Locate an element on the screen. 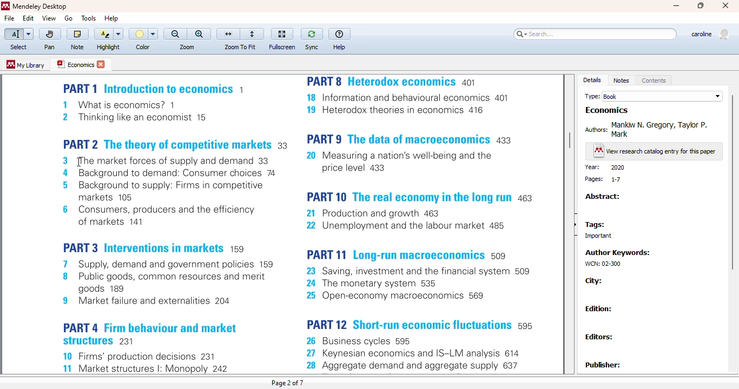  help is located at coordinates (339, 33).